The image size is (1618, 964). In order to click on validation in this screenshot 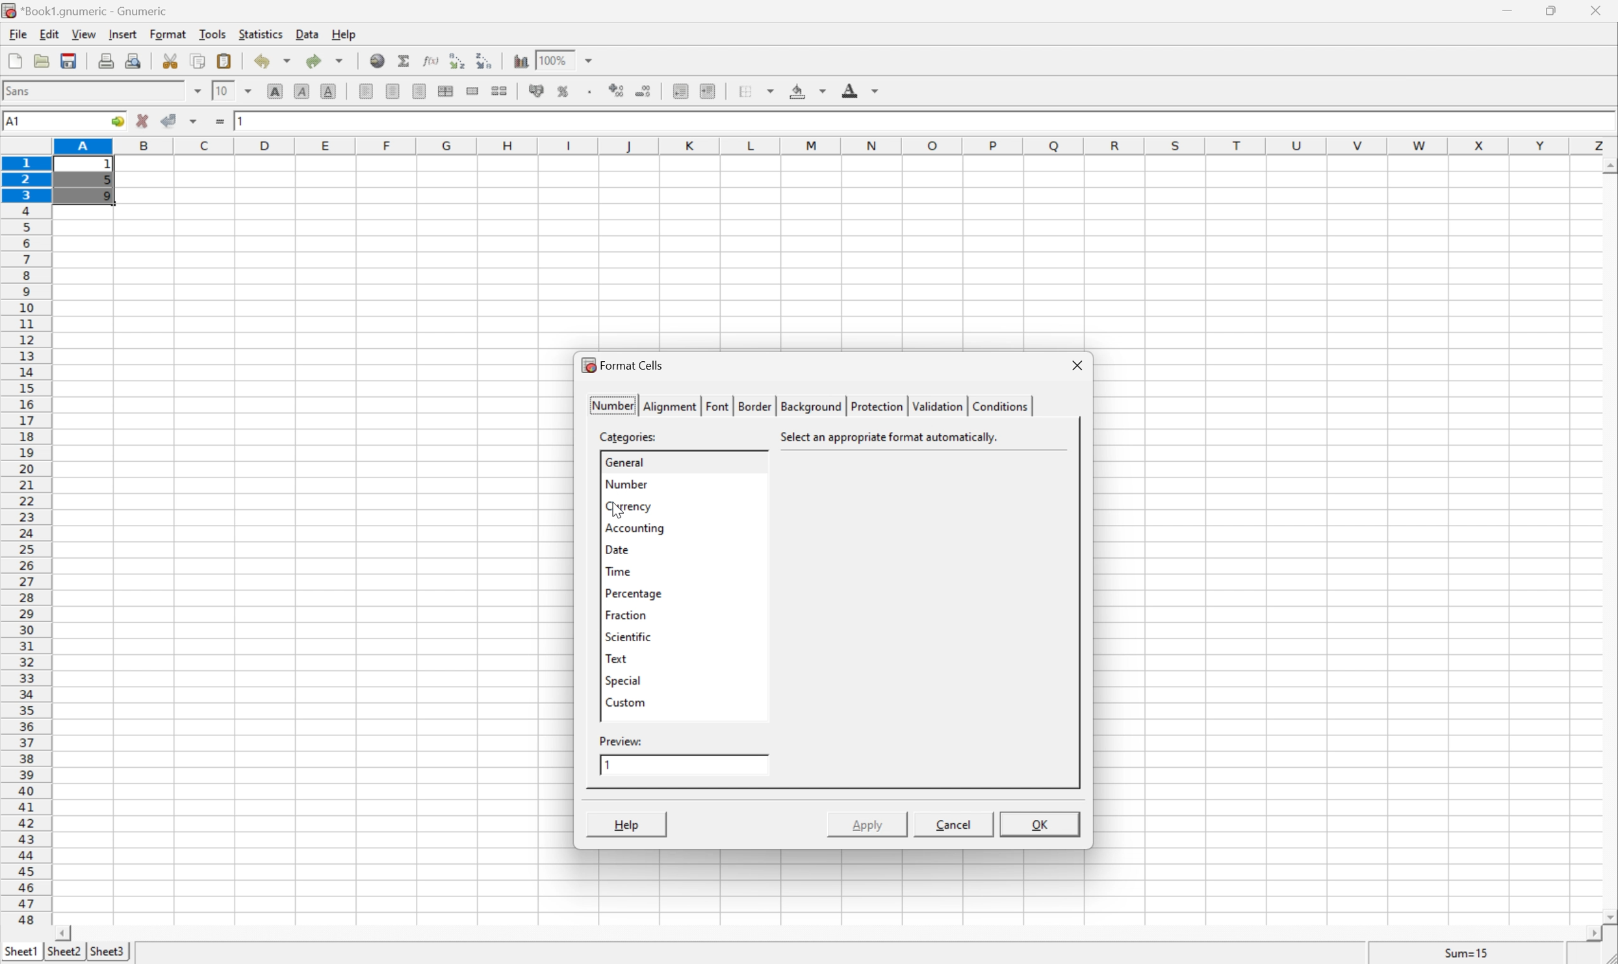, I will do `click(936, 406)`.